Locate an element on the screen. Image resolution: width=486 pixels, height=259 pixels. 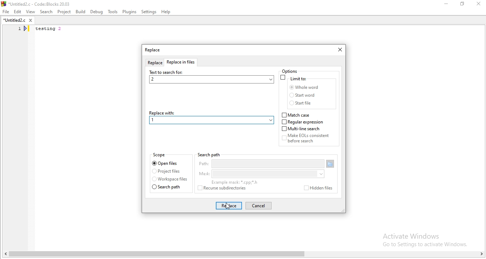
search path is located at coordinates (208, 155).